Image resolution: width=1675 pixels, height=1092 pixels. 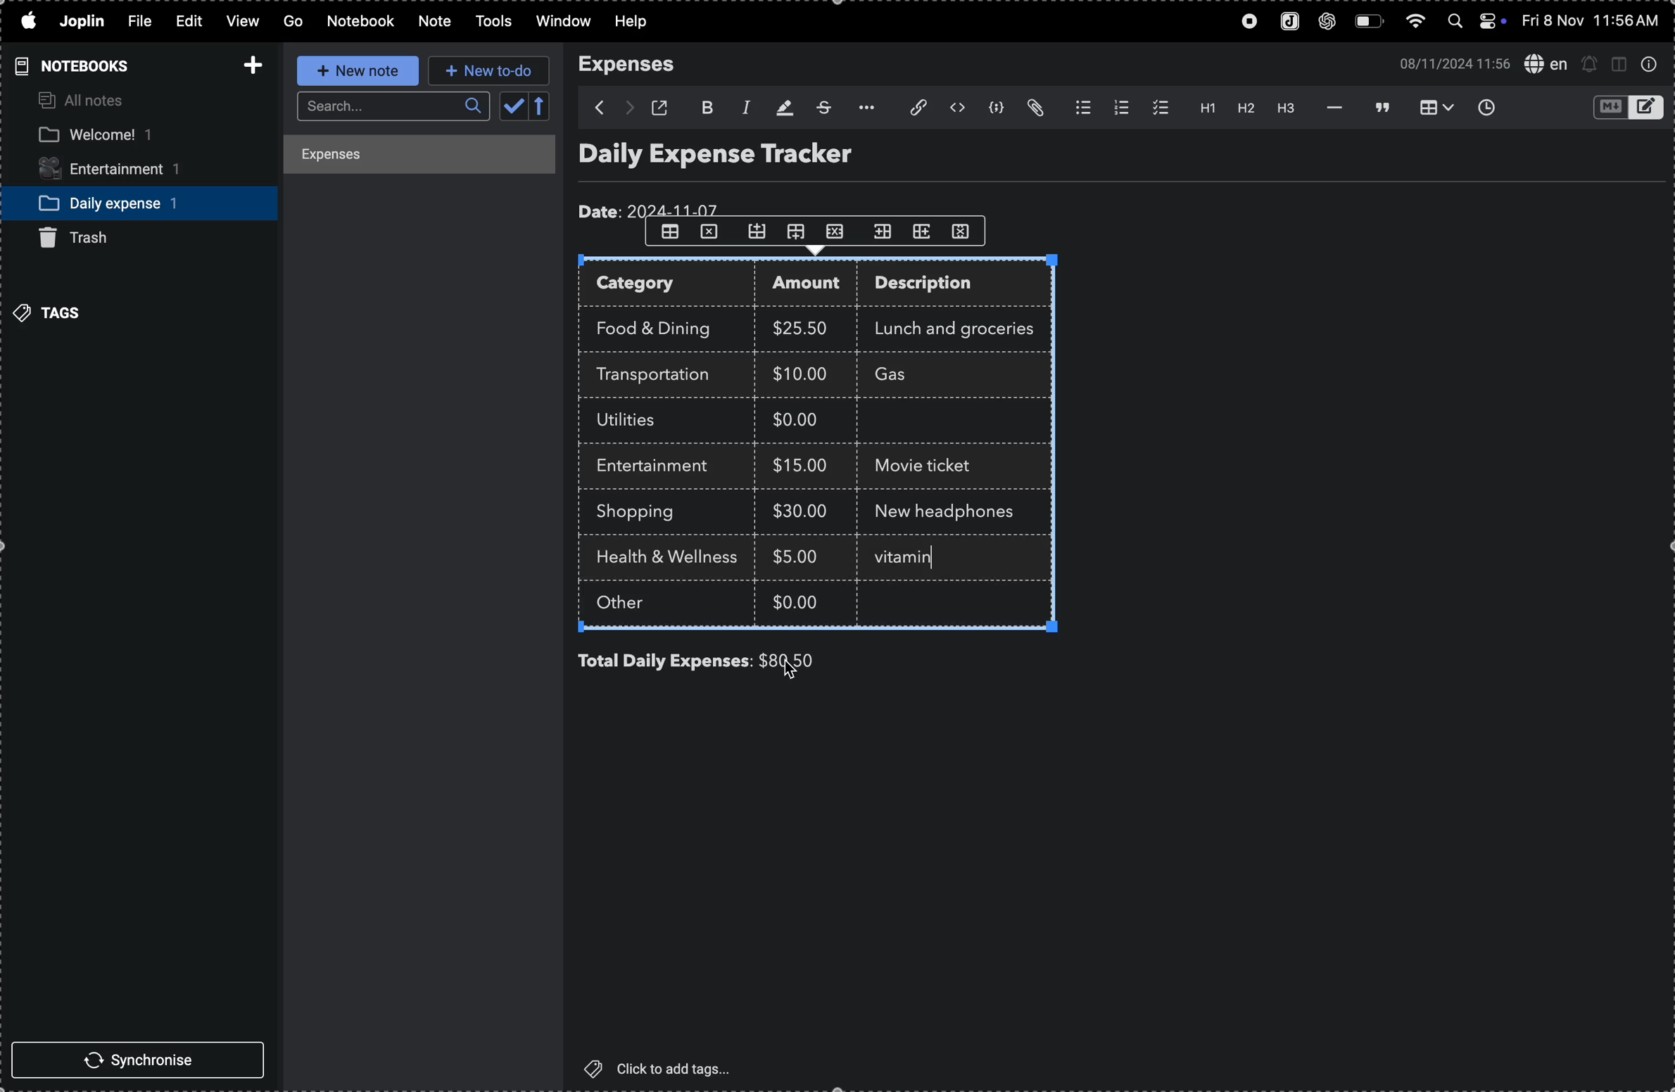 What do you see at coordinates (593, 108) in the screenshot?
I see `backward` at bounding box center [593, 108].